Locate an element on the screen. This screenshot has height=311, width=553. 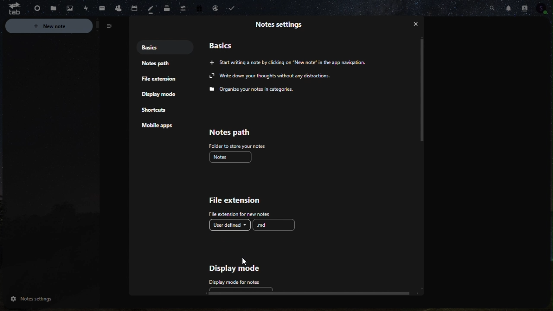
horizontal scroll bar is located at coordinates (305, 294).